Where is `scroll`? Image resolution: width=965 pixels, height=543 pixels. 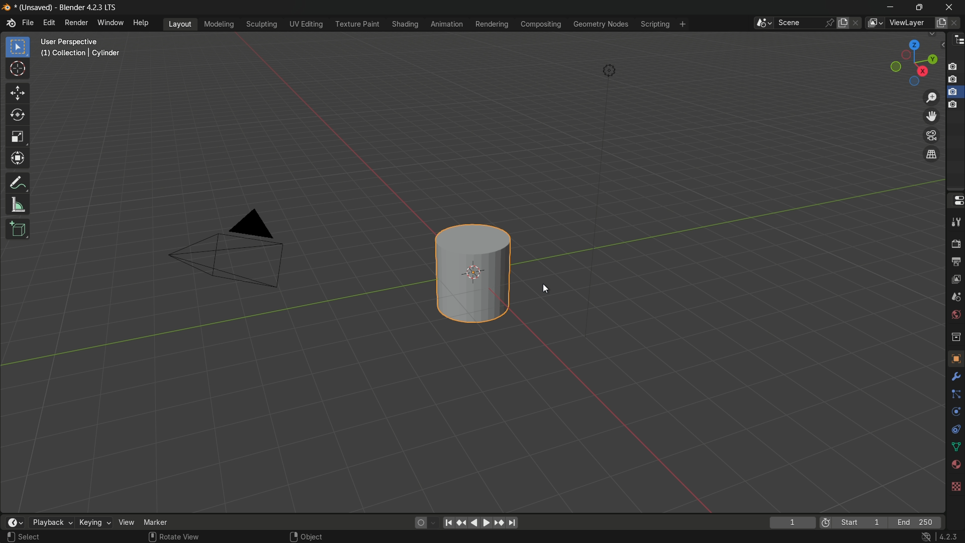
scroll is located at coordinates (152, 537).